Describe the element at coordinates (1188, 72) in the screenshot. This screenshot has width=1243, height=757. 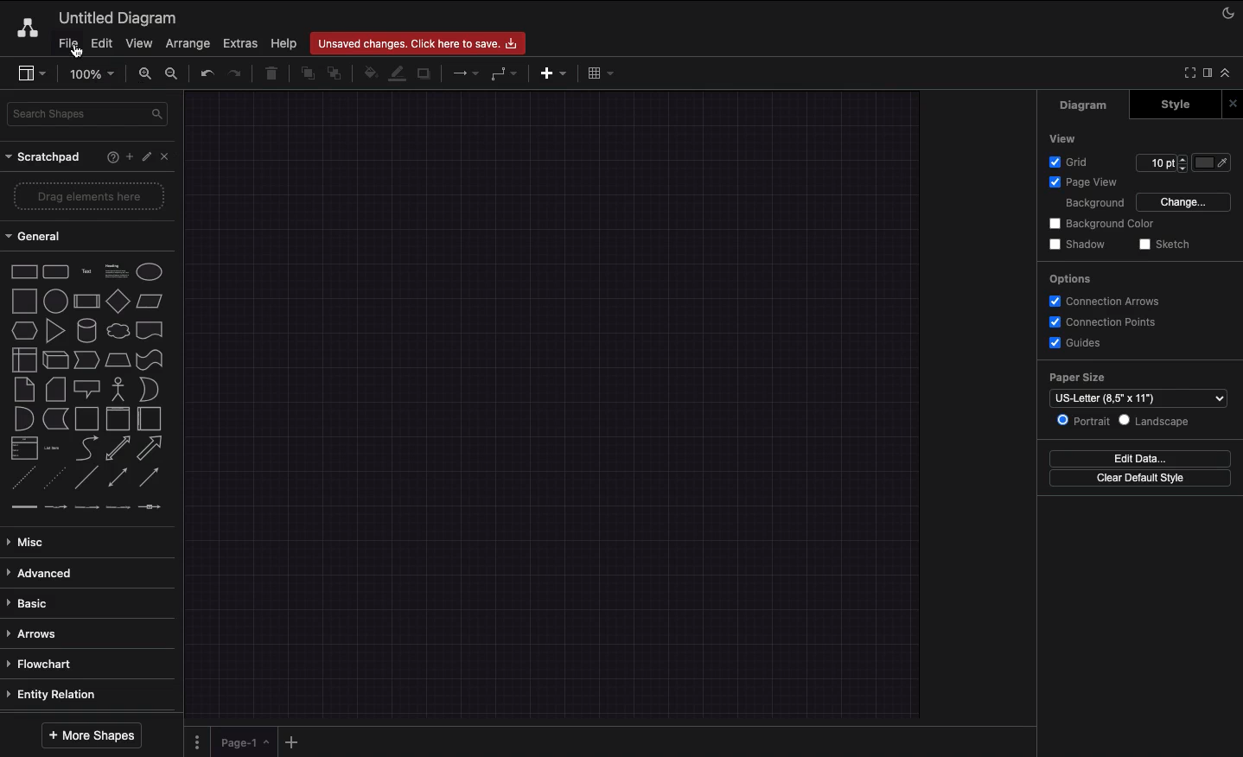
I see `Full screen` at that location.